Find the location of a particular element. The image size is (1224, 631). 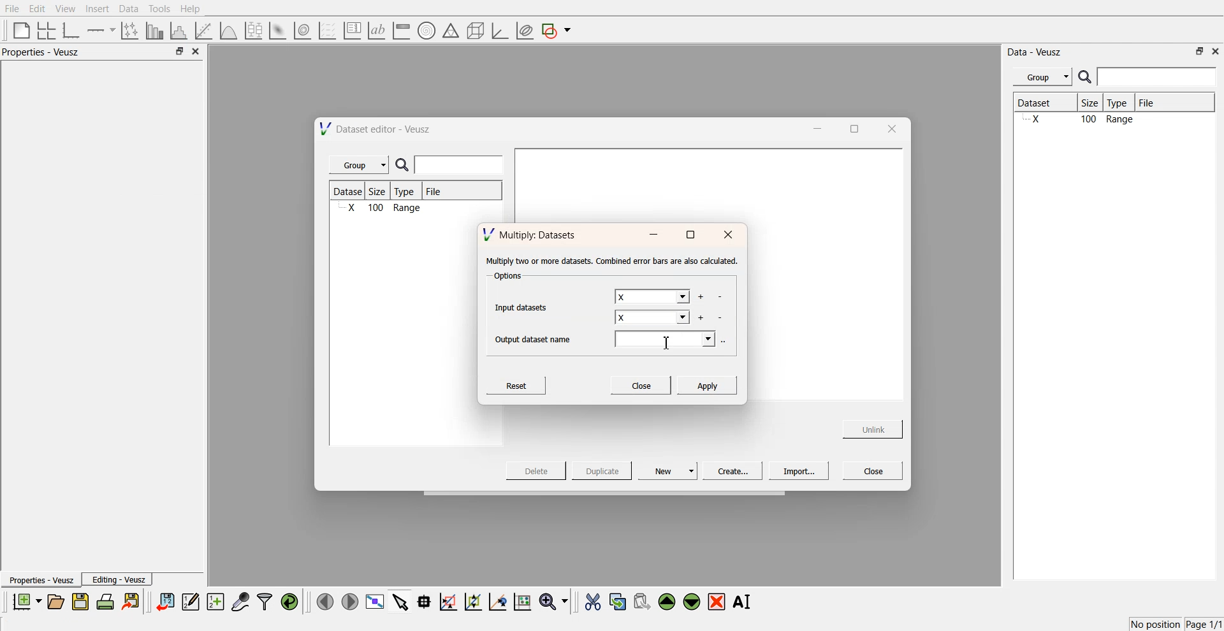

3d graph is located at coordinates (499, 31).